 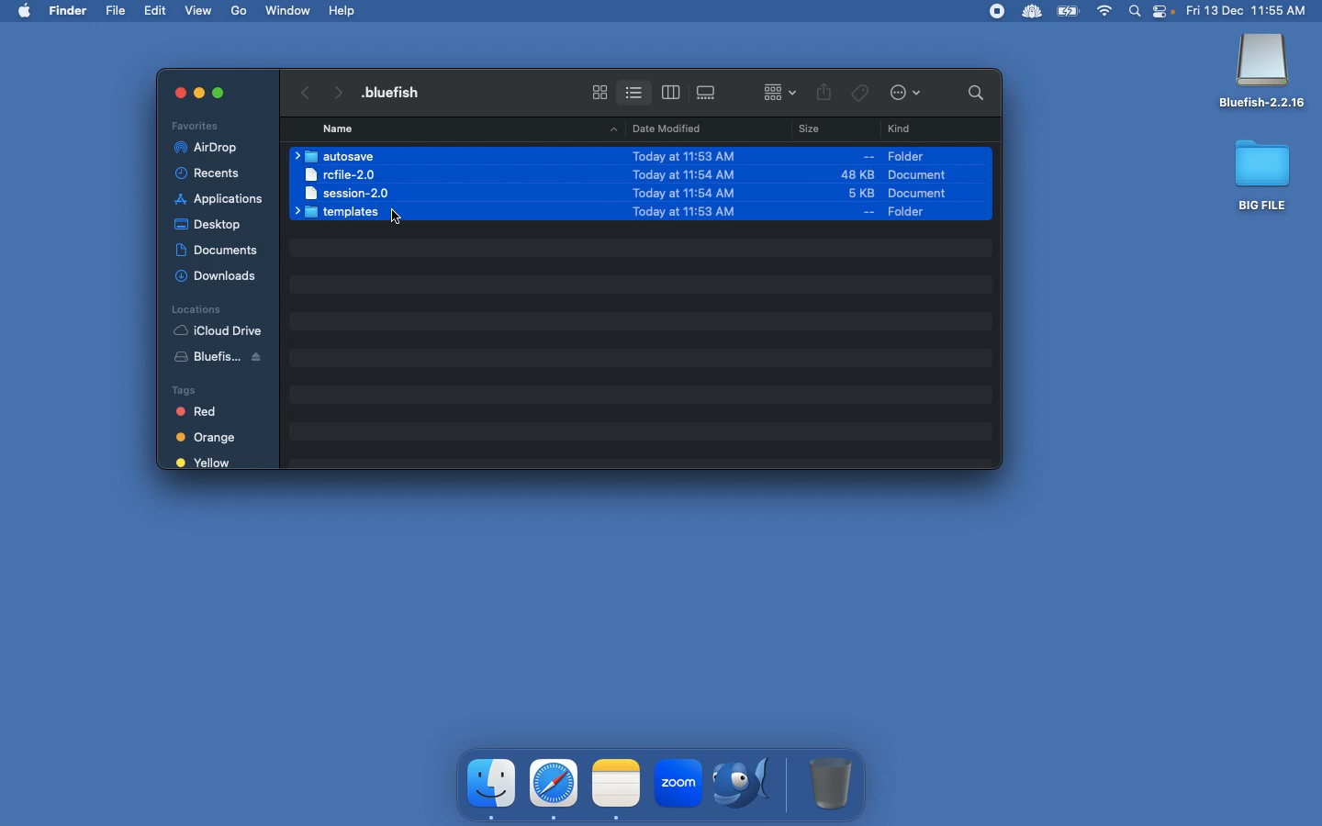 What do you see at coordinates (860, 90) in the screenshot?
I see `tags` at bounding box center [860, 90].